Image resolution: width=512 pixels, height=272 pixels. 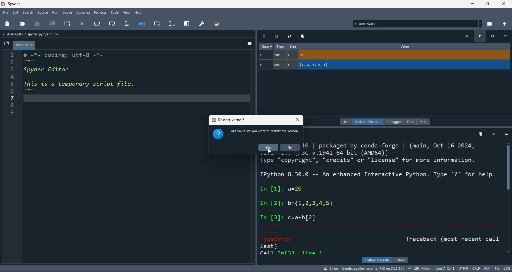 I want to click on Source, so click(x=42, y=13).